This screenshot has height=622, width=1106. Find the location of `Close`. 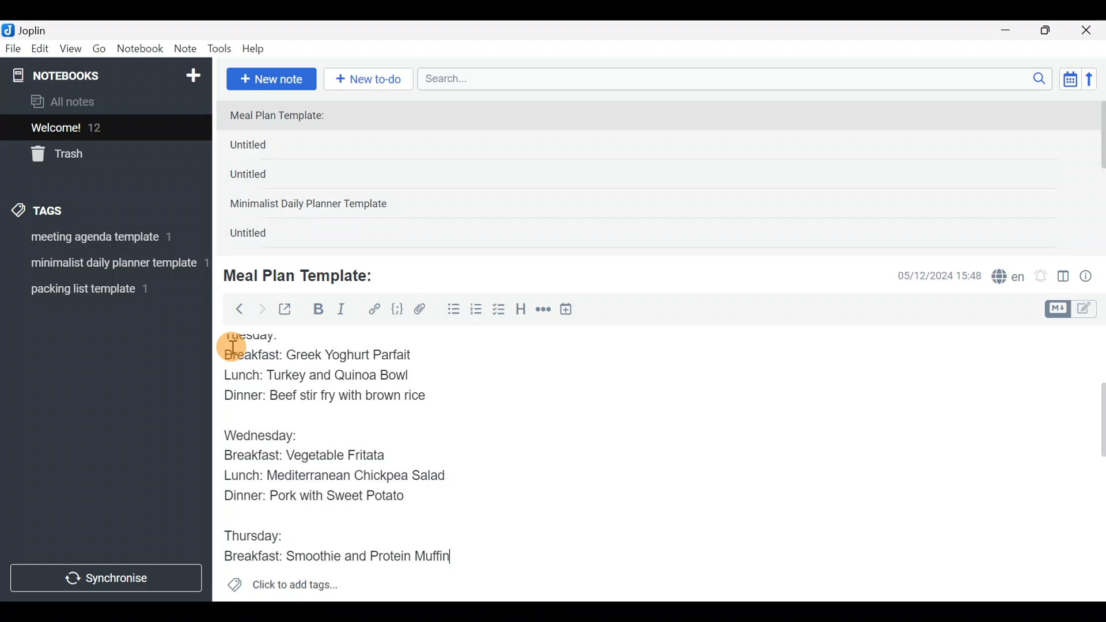

Close is located at coordinates (1088, 31).